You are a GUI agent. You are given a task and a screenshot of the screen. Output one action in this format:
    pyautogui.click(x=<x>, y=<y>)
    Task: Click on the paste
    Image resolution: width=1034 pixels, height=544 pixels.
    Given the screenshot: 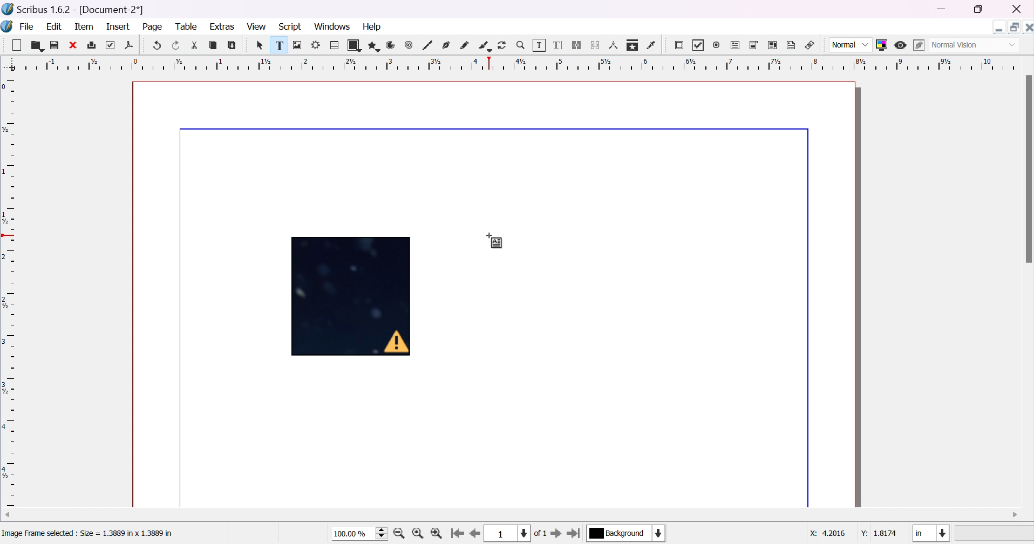 What is the action you would take?
    pyautogui.click(x=232, y=45)
    